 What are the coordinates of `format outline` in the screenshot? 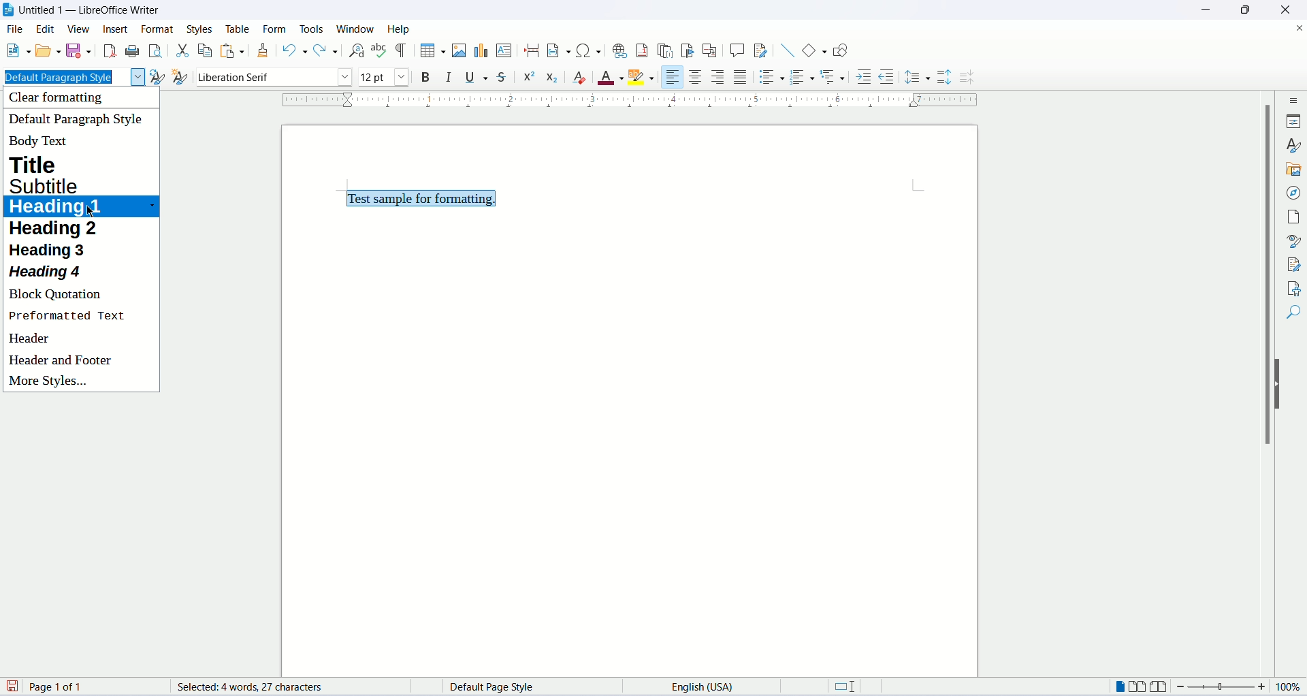 It's located at (835, 78).